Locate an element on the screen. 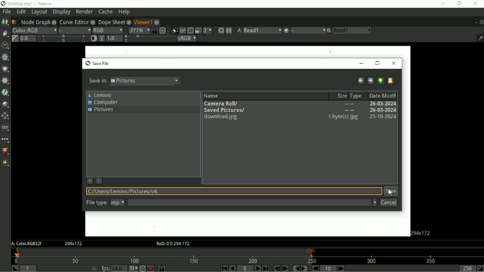 This screenshot has height=272, width=484. Enables region of interest that limits the portion of the viewer that is kept udpdated  is located at coordinates (190, 30).